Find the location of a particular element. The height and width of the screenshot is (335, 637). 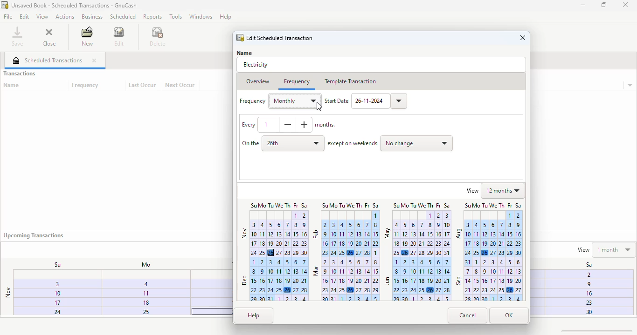

9 is located at coordinates (587, 285).